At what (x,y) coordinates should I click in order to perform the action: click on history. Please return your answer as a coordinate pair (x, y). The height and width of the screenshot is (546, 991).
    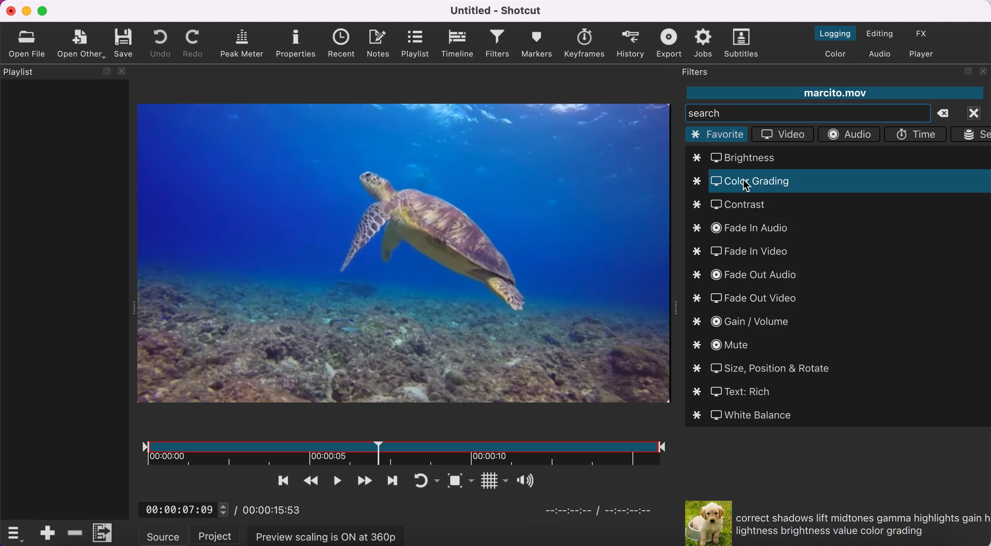
    Looking at the image, I should click on (631, 43).